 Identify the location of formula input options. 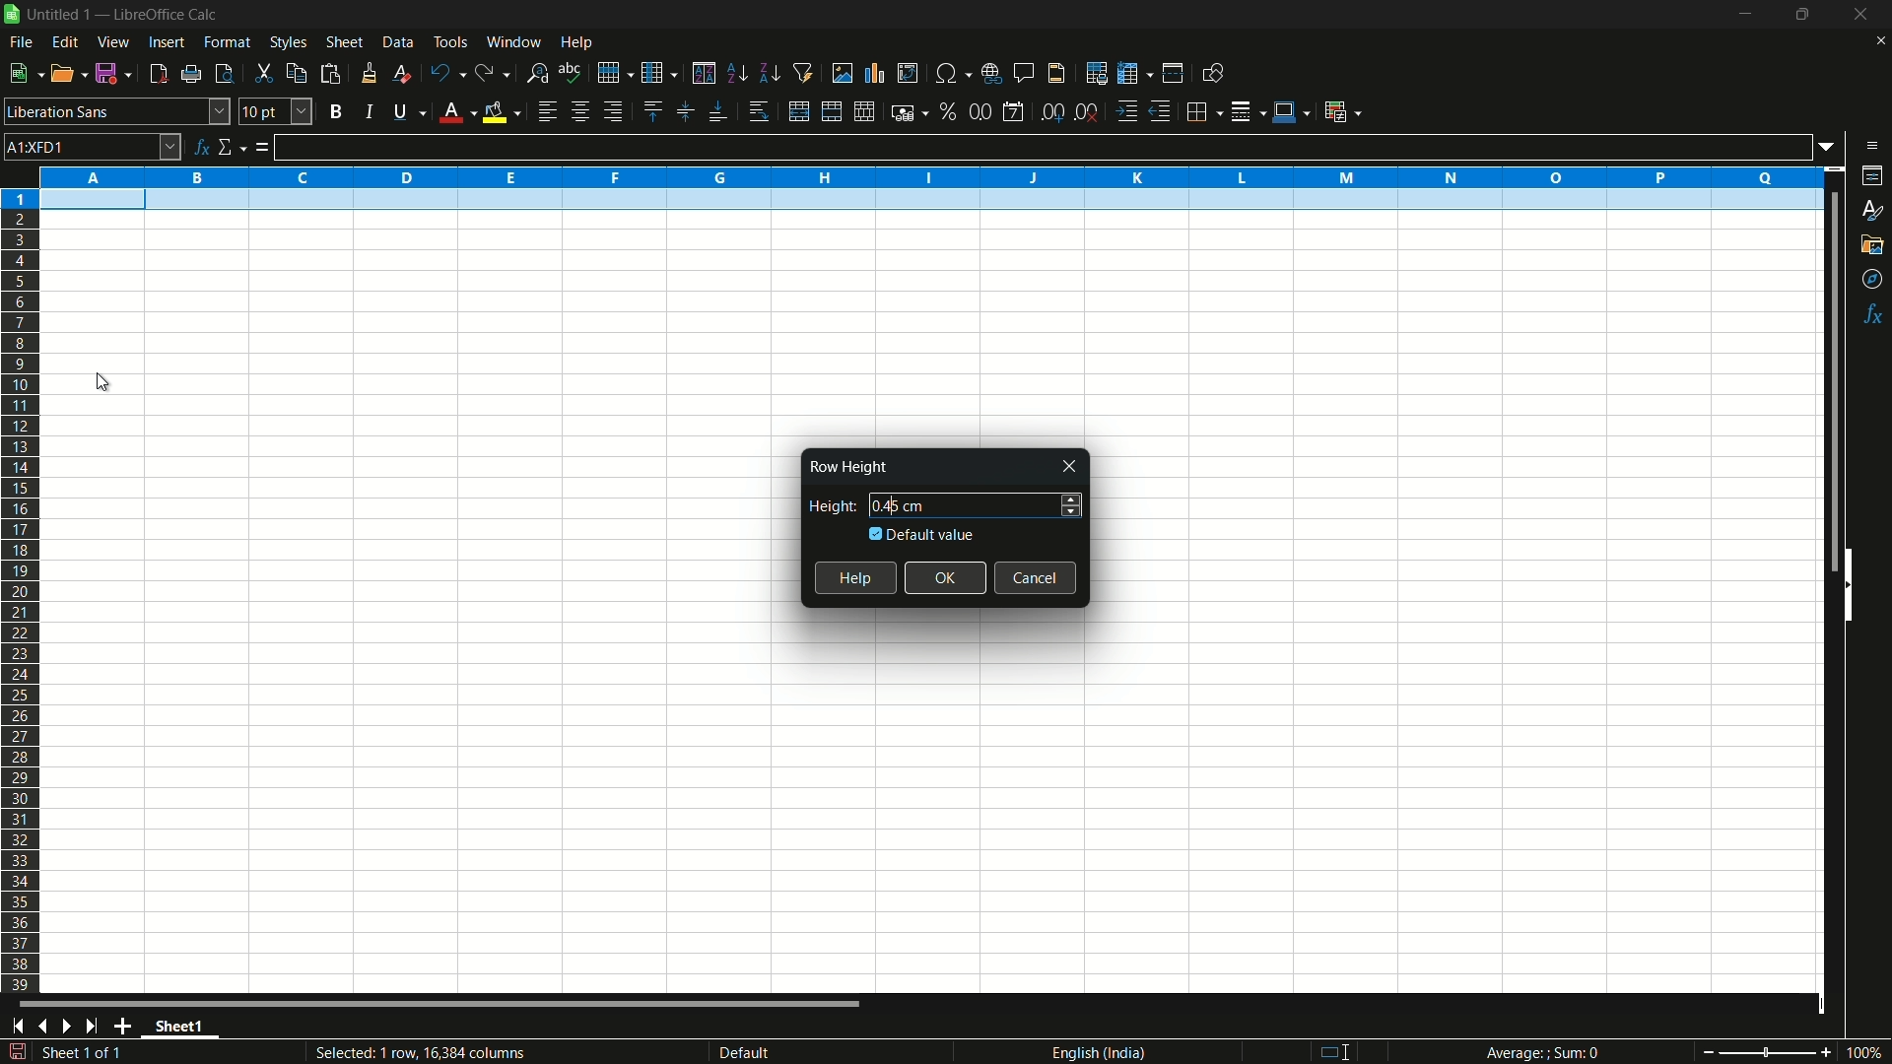
(1832, 146).